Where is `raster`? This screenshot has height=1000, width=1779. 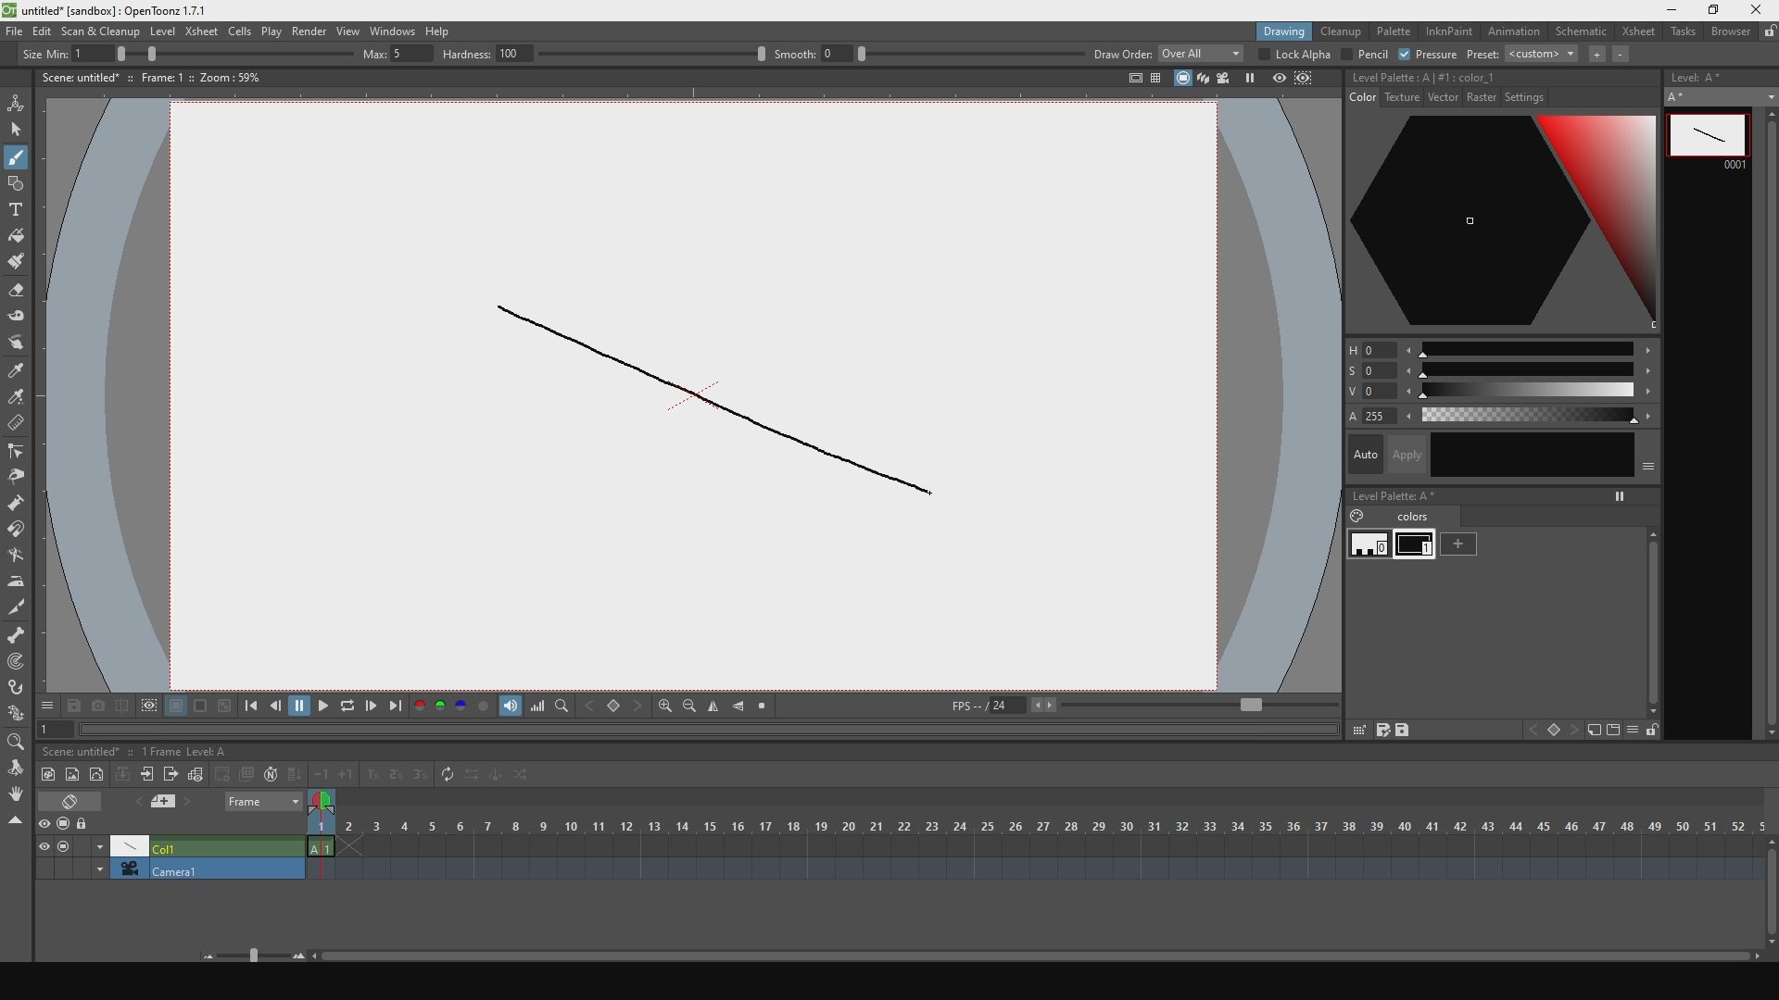
raster is located at coordinates (1483, 98).